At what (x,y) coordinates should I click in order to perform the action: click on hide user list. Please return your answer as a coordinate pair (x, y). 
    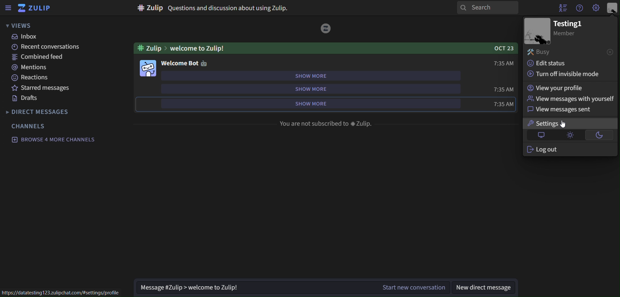
    Looking at the image, I should click on (562, 7).